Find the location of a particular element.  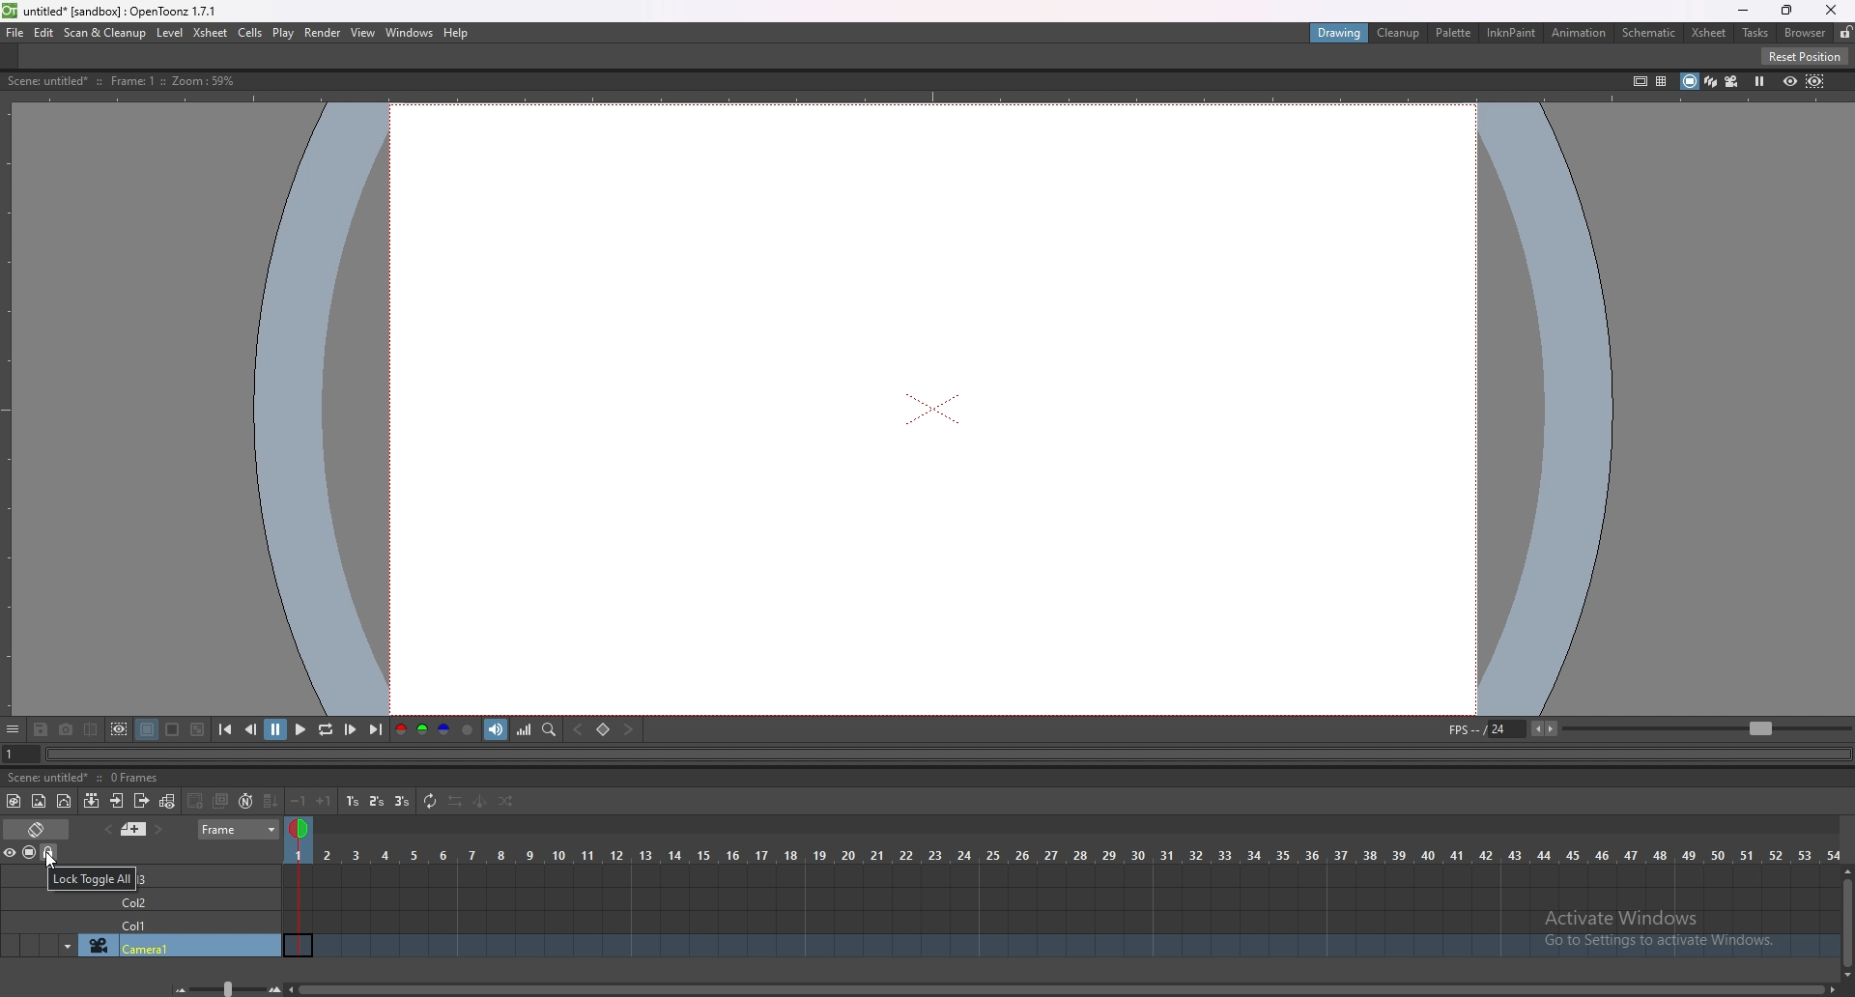

open sub xsheet is located at coordinates (117, 801).